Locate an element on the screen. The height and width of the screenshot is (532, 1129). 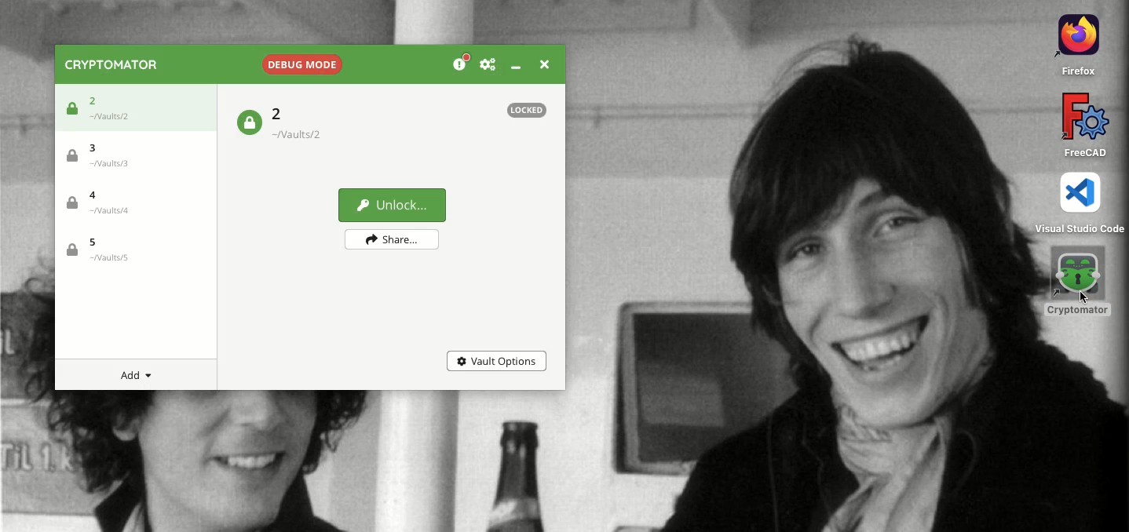
desktop background image is located at coordinates (799, 266).